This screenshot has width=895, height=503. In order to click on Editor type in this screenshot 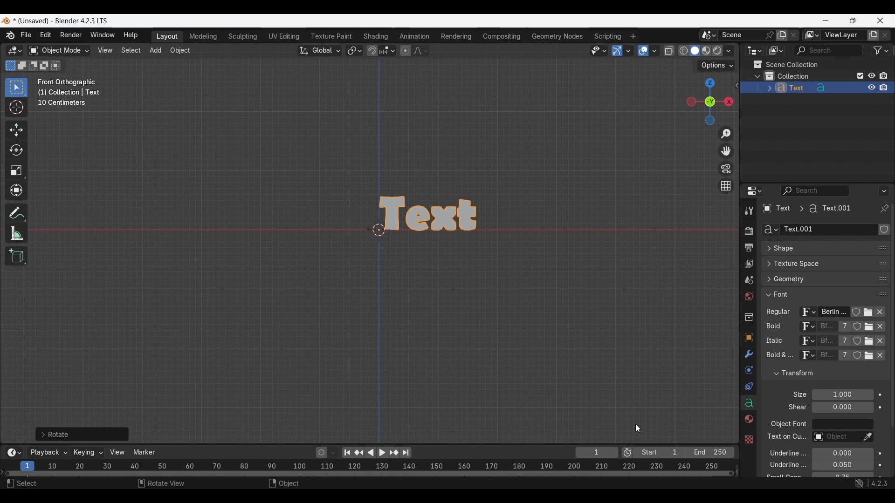, I will do `click(754, 50)`.